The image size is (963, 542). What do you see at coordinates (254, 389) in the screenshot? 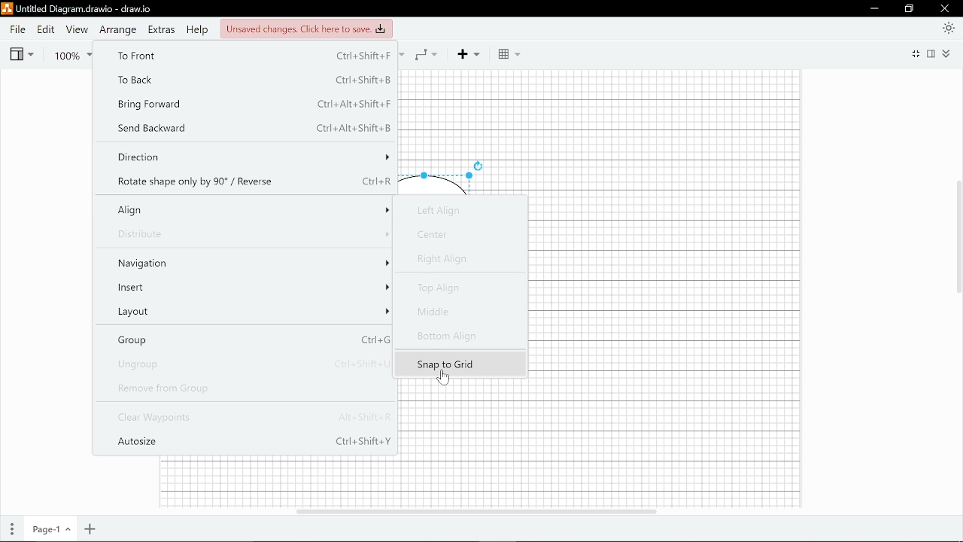
I see `Remove from group` at bounding box center [254, 389].